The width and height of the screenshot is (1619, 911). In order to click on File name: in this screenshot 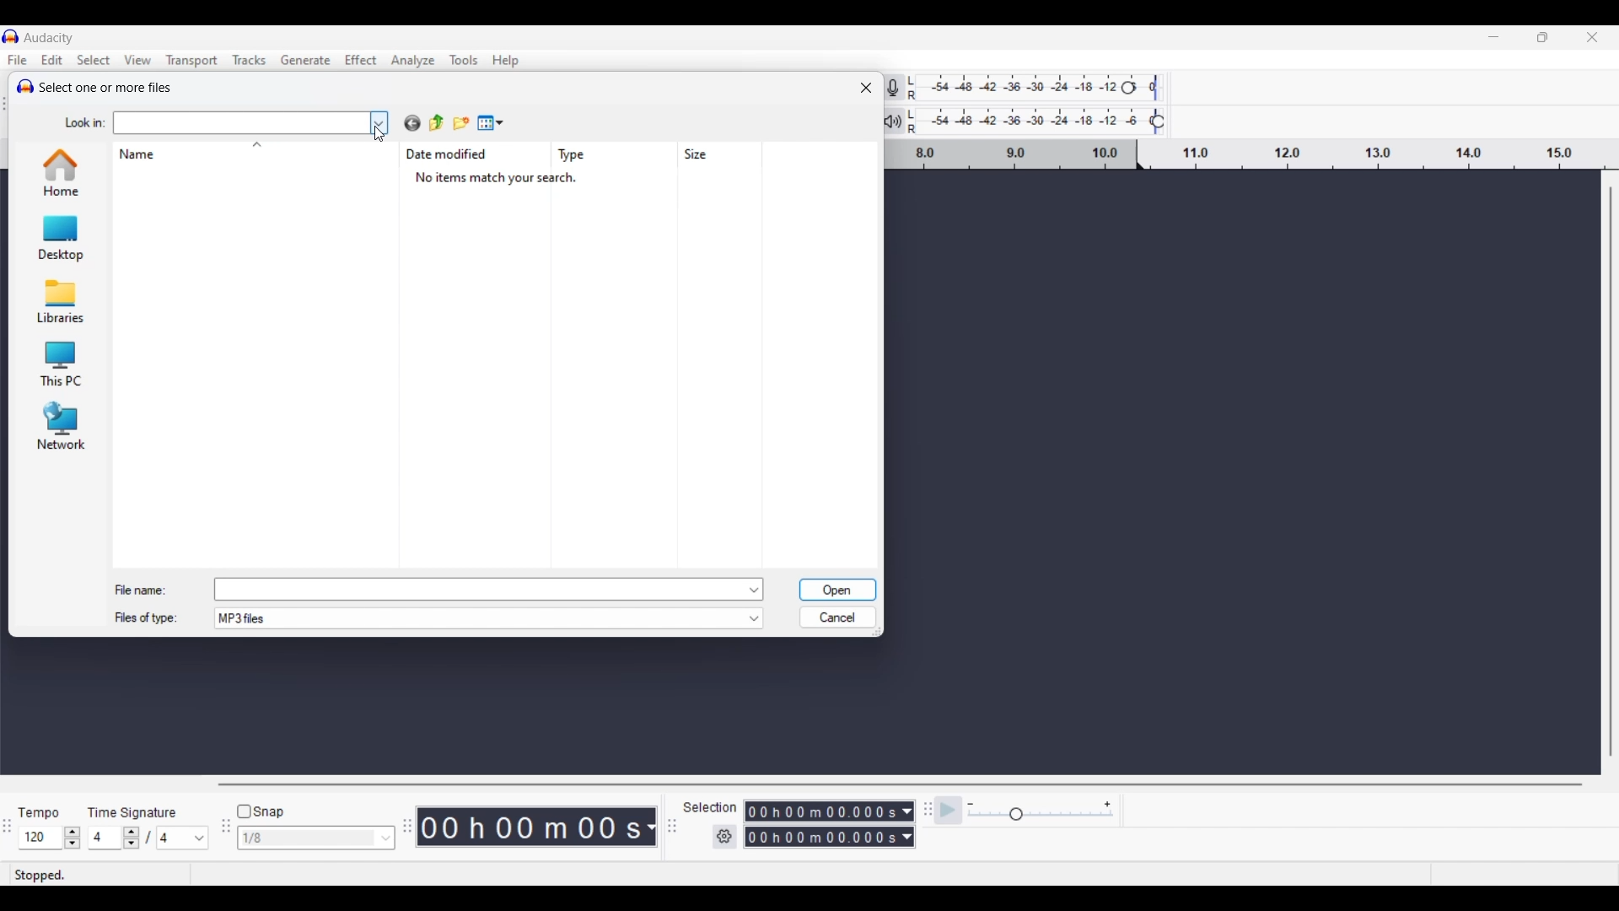, I will do `click(141, 586)`.